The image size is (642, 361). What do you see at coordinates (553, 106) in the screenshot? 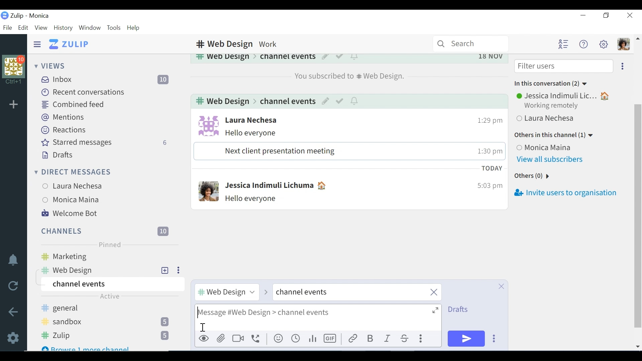
I see `Working Remotely status` at bounding box center [553, 106].